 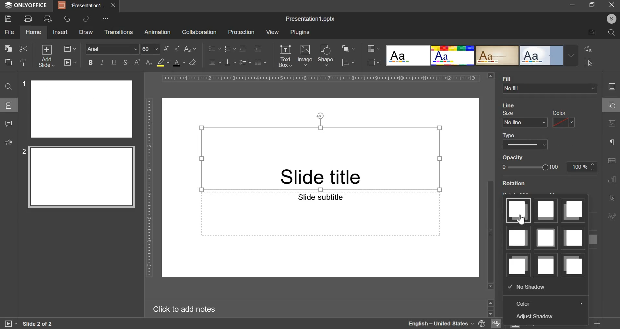 I want to click on slide size, so click(x=373, y=62).